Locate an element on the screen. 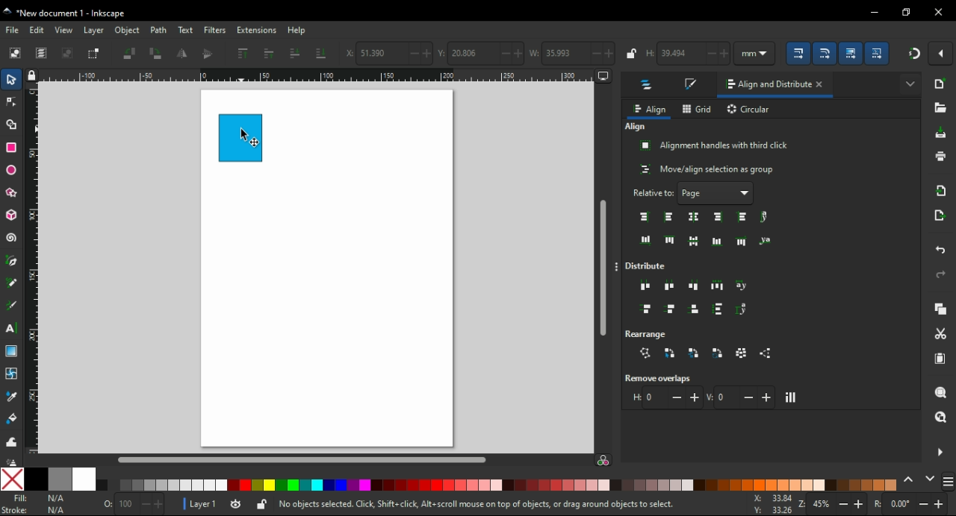 Image resolution: width=956 pixels, height=516 pixels. zoom selection is located at coordinates (940, 391).